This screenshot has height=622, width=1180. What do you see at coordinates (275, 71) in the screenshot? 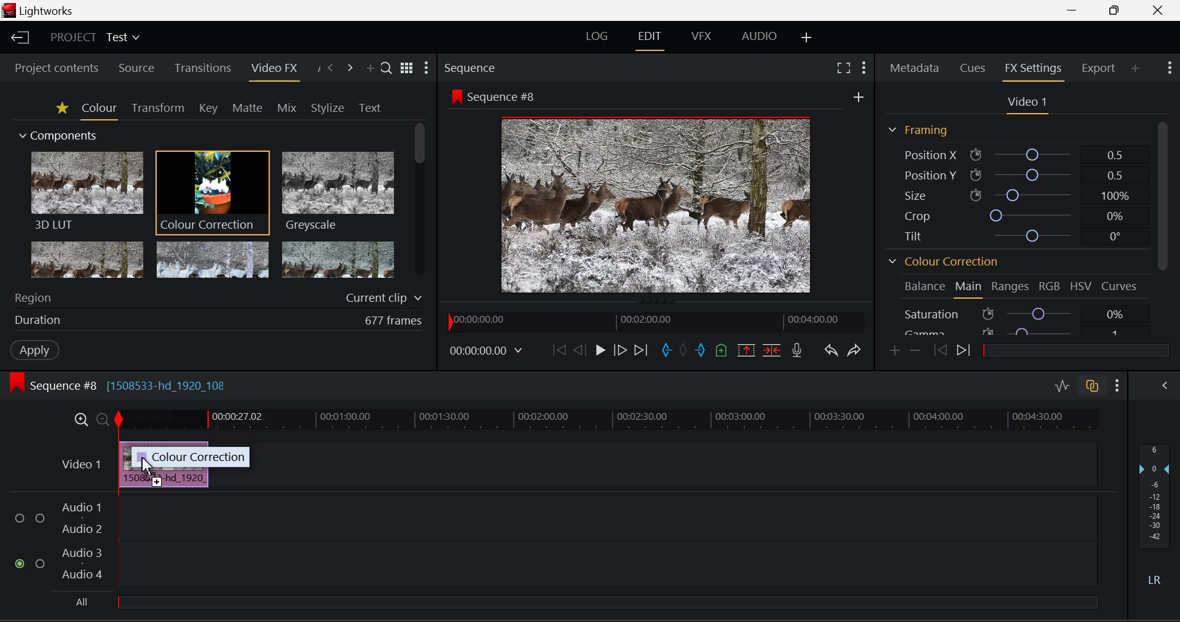
I see `Video FX Open` at bounding box center [275, 71].